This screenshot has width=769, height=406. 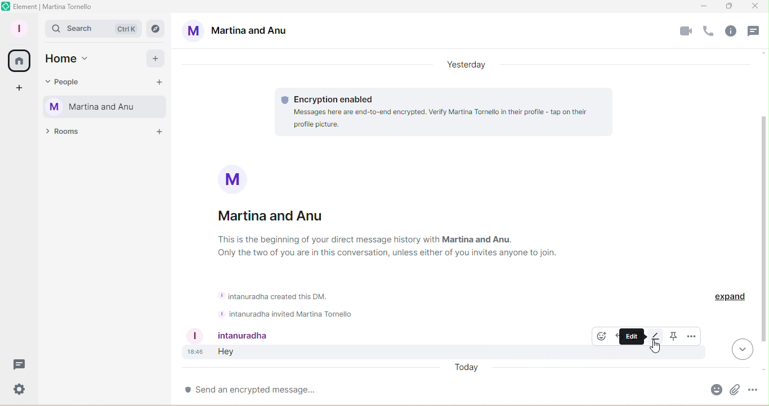 I want to click on Add a room, so click(x=159, y=134).